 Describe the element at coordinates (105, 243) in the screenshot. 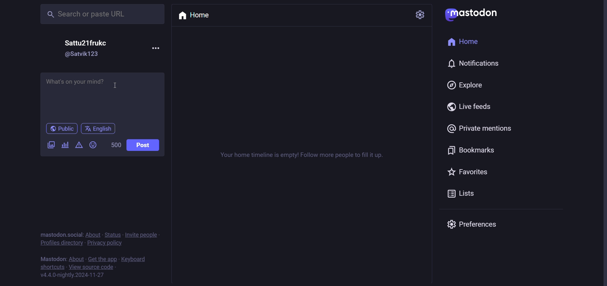

I see `privacy policy` at that location.